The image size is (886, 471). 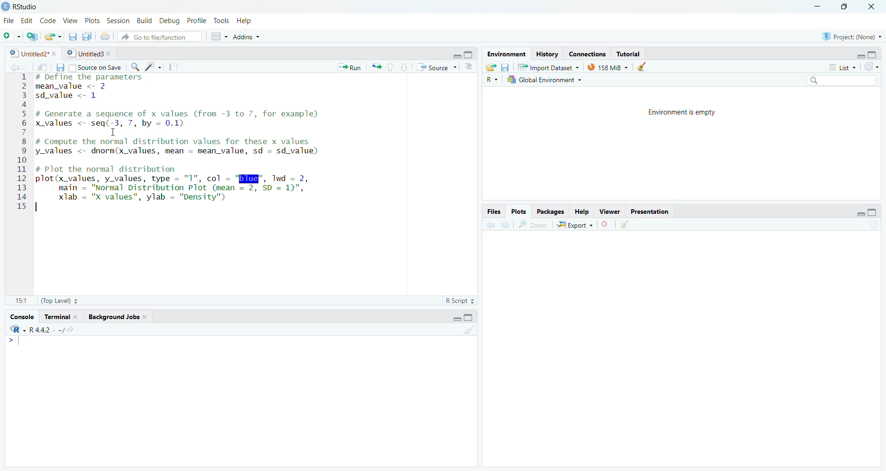 What do you see at coordinates (847, 36) in the screenshot?
I see `U Project: (None) +` at bounding box center [847, 36].